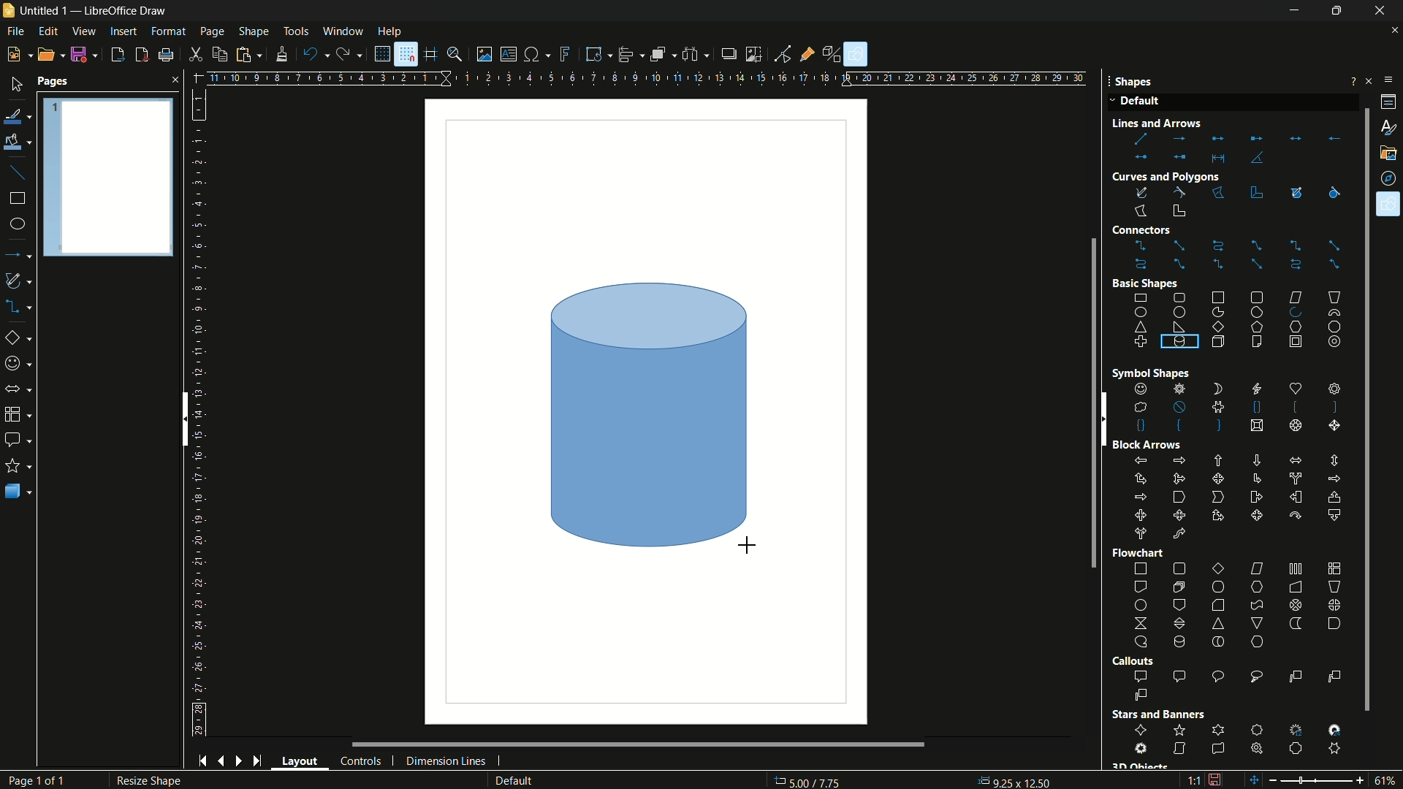 Image resolution: width=1403 pixels, height=789 pixels. I want to click on workspace, so click(646, 411).